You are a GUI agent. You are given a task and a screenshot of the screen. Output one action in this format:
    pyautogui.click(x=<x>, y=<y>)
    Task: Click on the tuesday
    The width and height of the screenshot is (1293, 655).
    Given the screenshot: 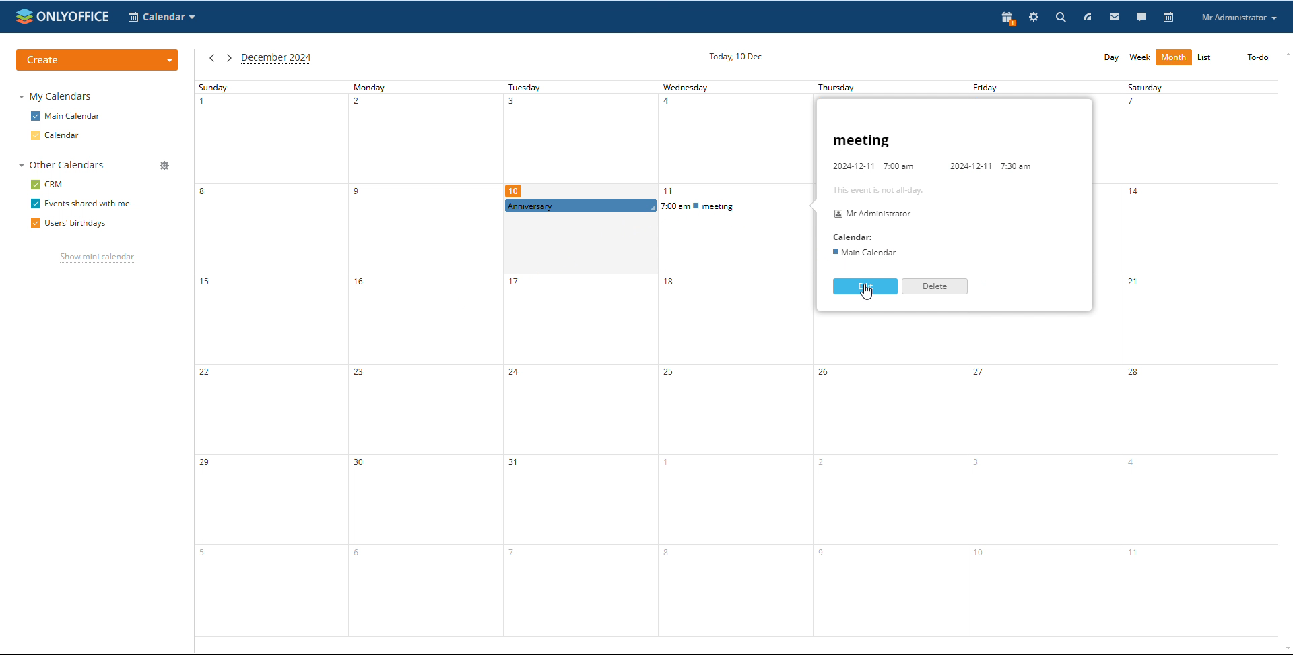 What is the action you would take?
    pyautogui.click(x=576, y=426)
    